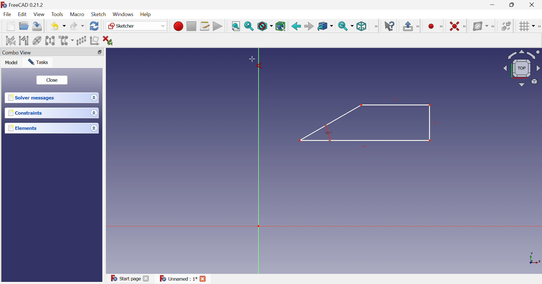 The height and width of the screenshot is (284, 542). I want to click on Constraints, so click(25, 113).